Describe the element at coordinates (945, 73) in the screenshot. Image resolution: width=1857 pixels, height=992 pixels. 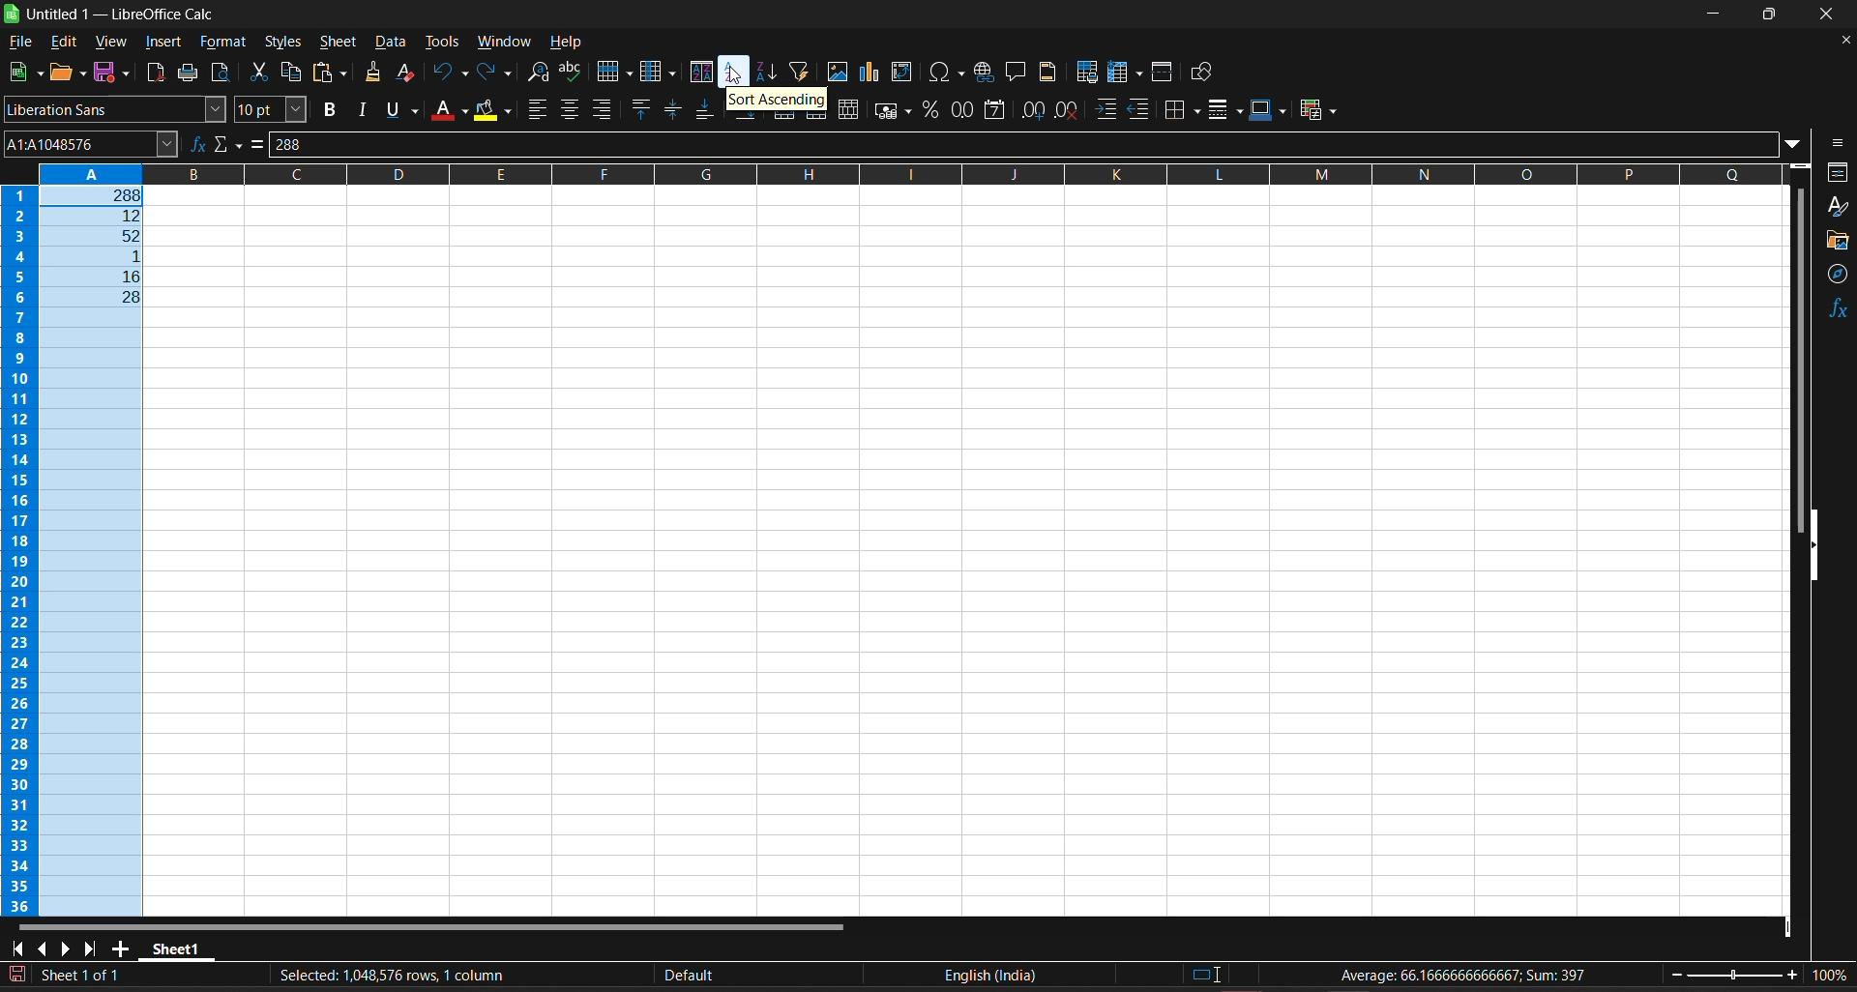
I see `insert special characters` at that location.